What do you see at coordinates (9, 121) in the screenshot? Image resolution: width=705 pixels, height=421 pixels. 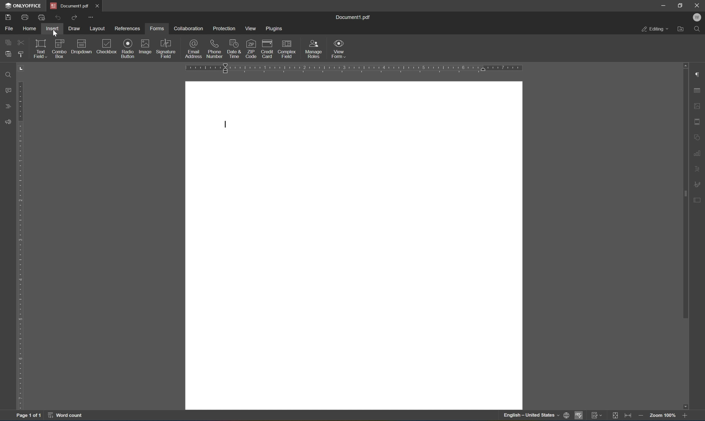 I see `feedback & support` at bounding box center [9, 121].